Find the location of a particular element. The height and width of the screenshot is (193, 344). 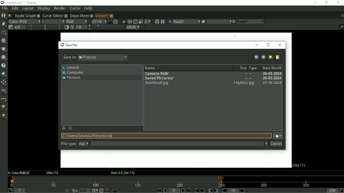

Computer is located at coordinates (73, 73).